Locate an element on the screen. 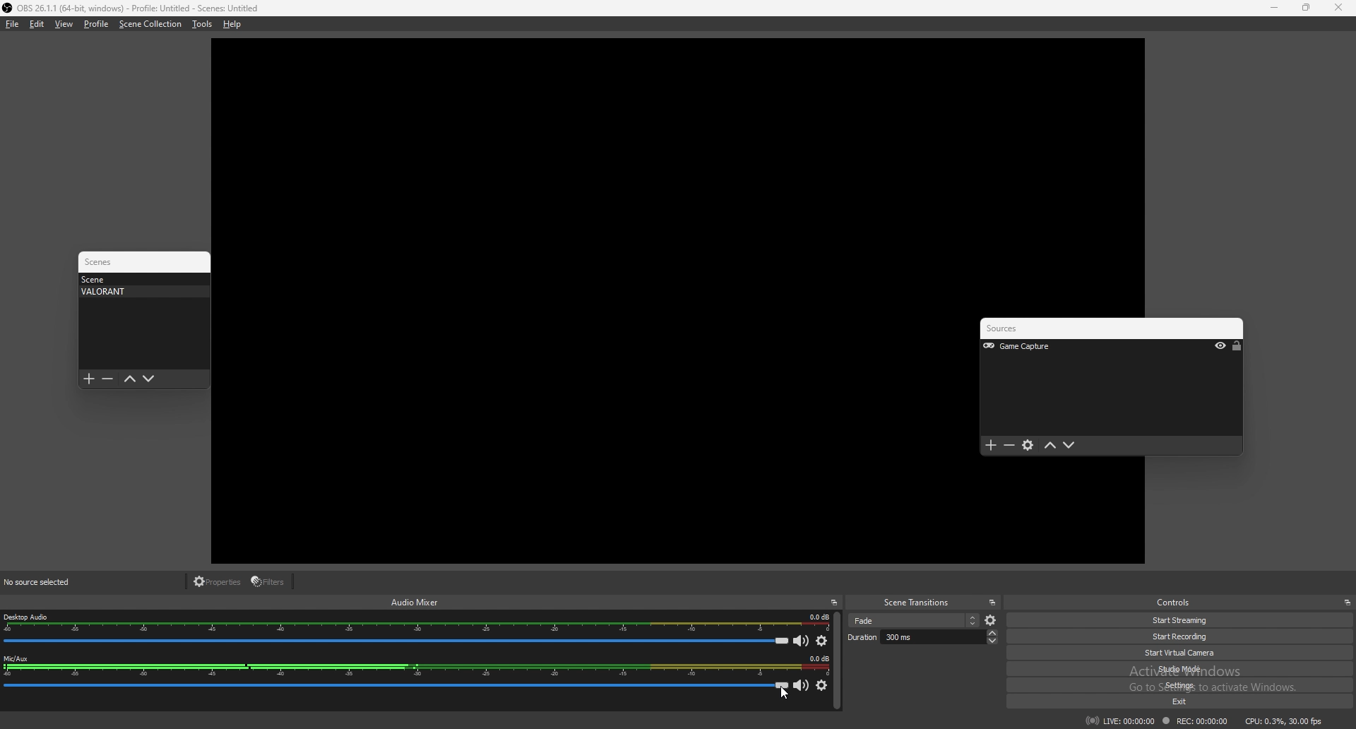 This screenshot has height=729, width=1356. VALORANT is located at coordinates (140, 292).